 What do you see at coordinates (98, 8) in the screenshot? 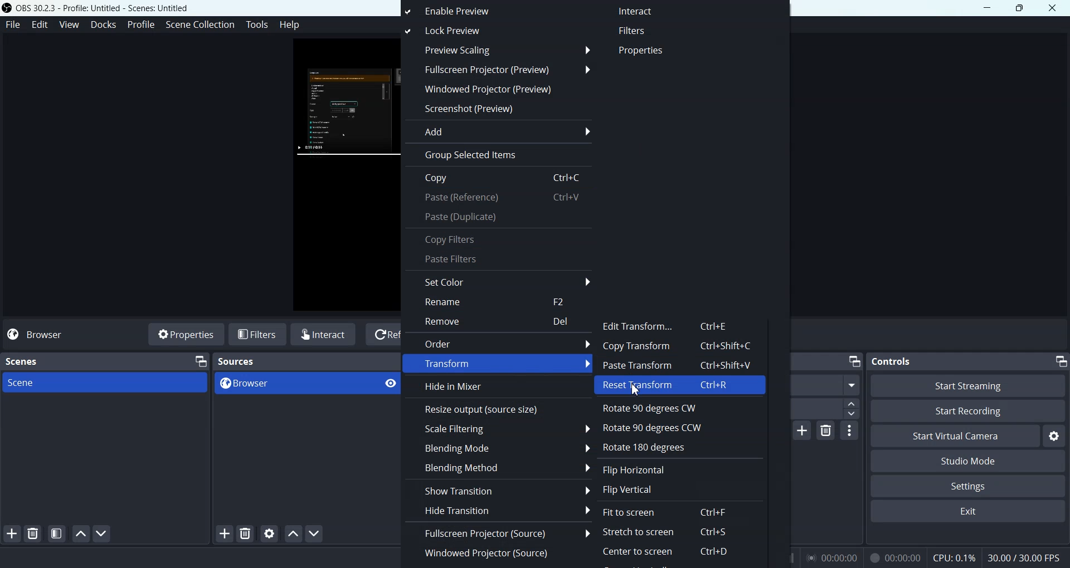
I see `OBS 30.2.3 - Profile: Untitled - Scenes: Untitled` at bounding box center [98, 8].